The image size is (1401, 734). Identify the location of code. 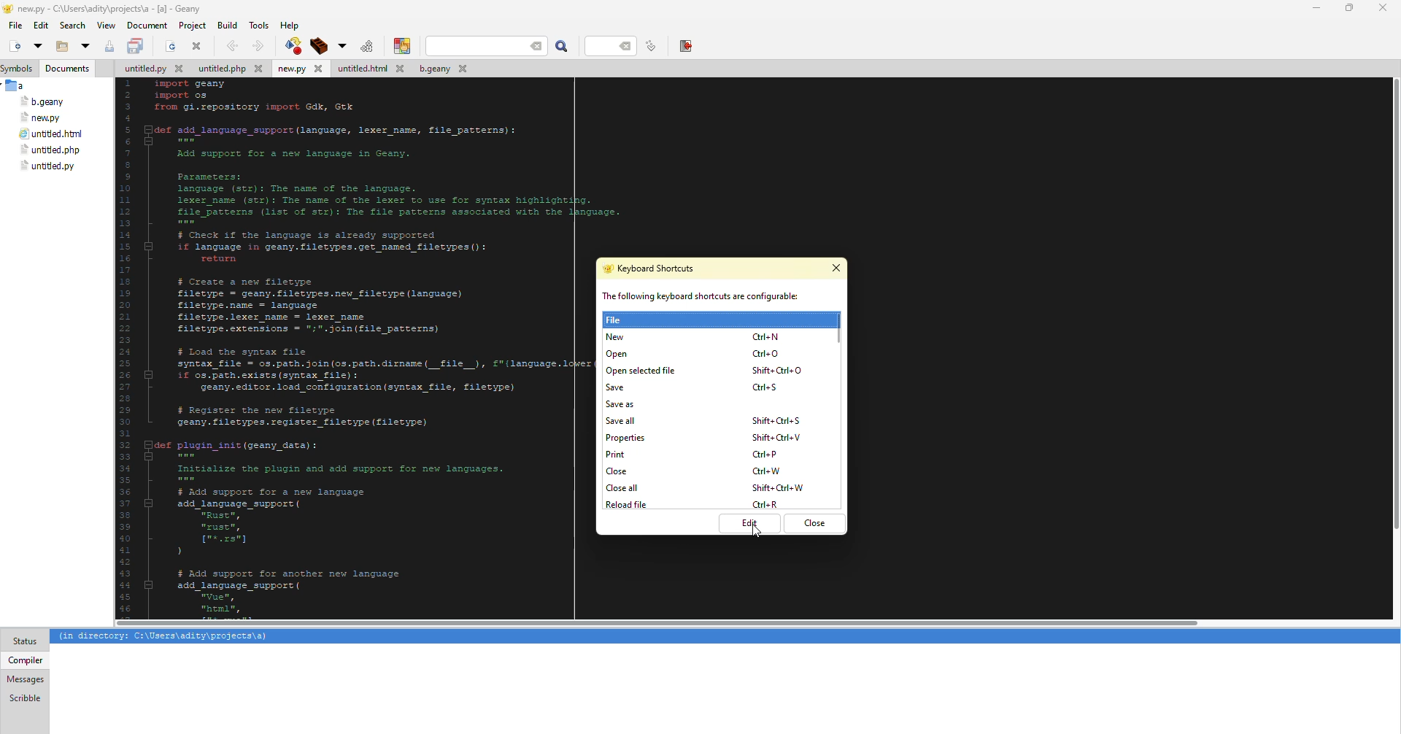
(349, 346).